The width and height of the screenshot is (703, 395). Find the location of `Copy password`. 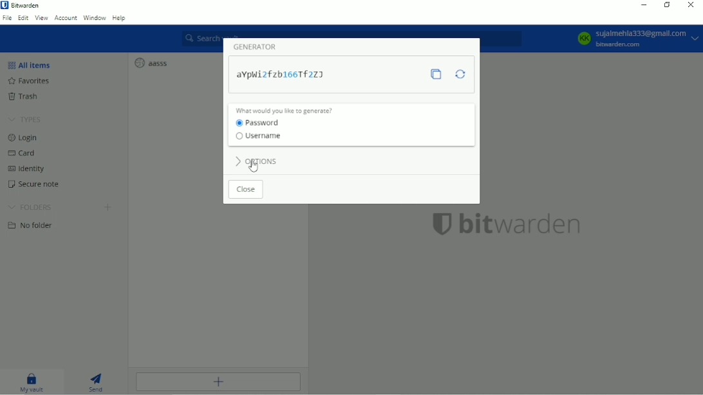

Copy password is located at coordinates (435, 75).